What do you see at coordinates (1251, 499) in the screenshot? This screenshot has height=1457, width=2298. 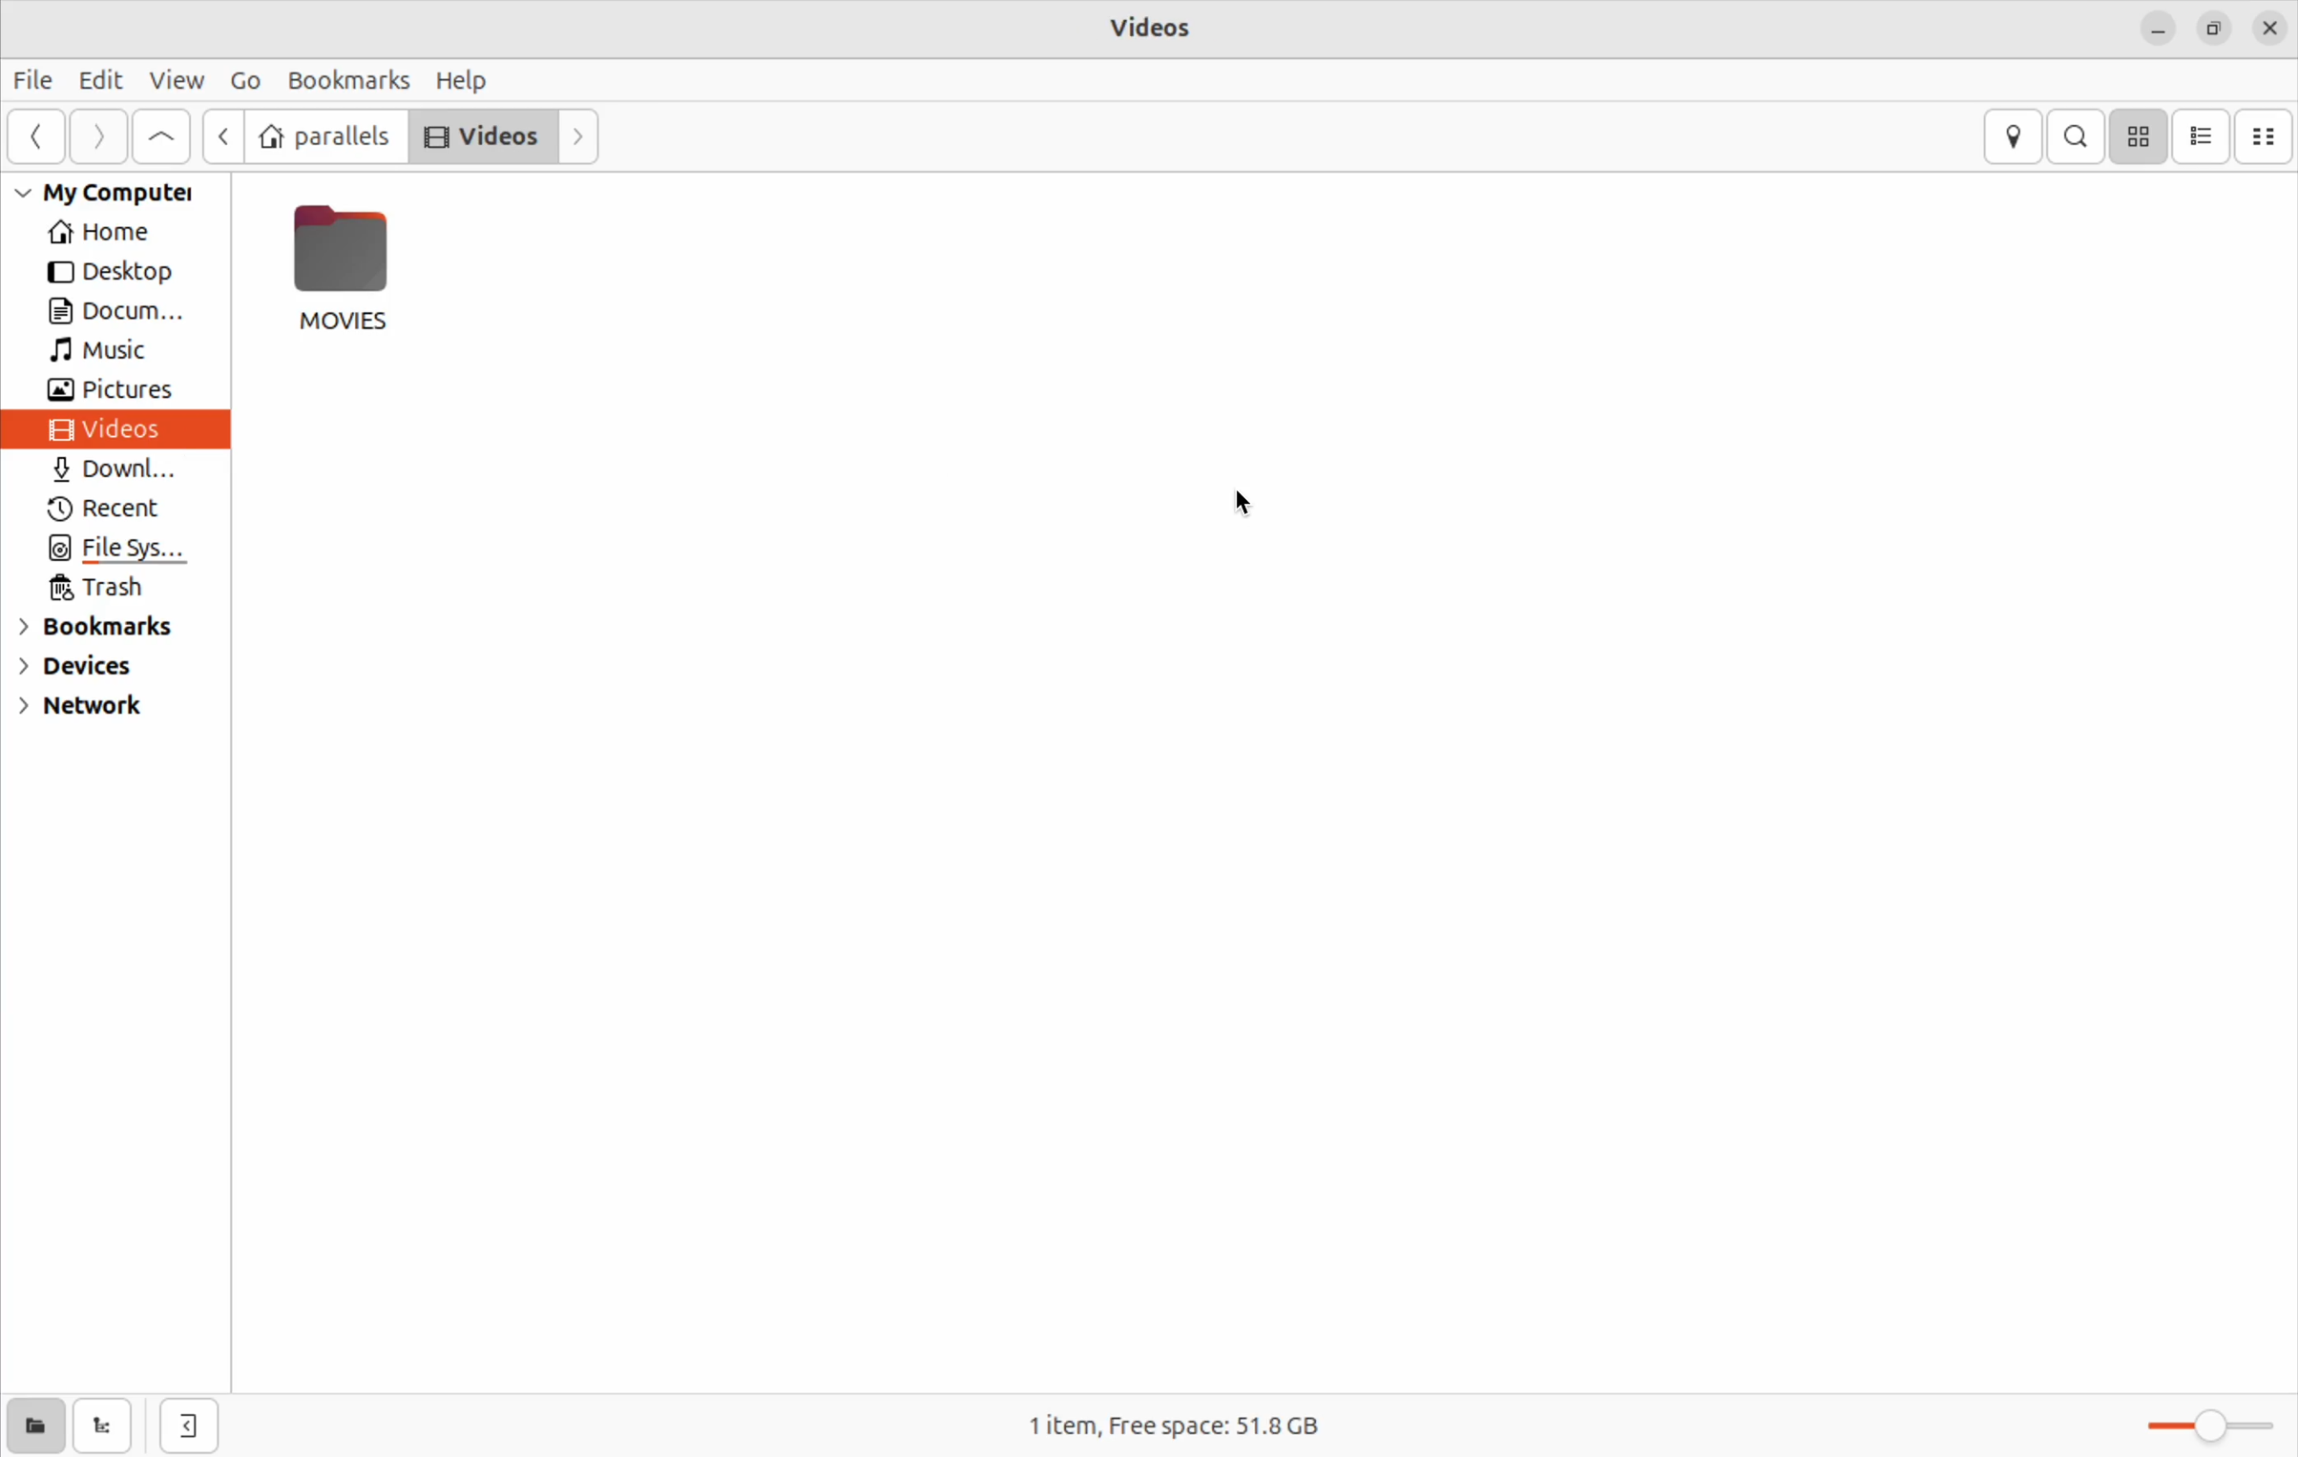 I see `cursor` at bounding box center [1251, 499].